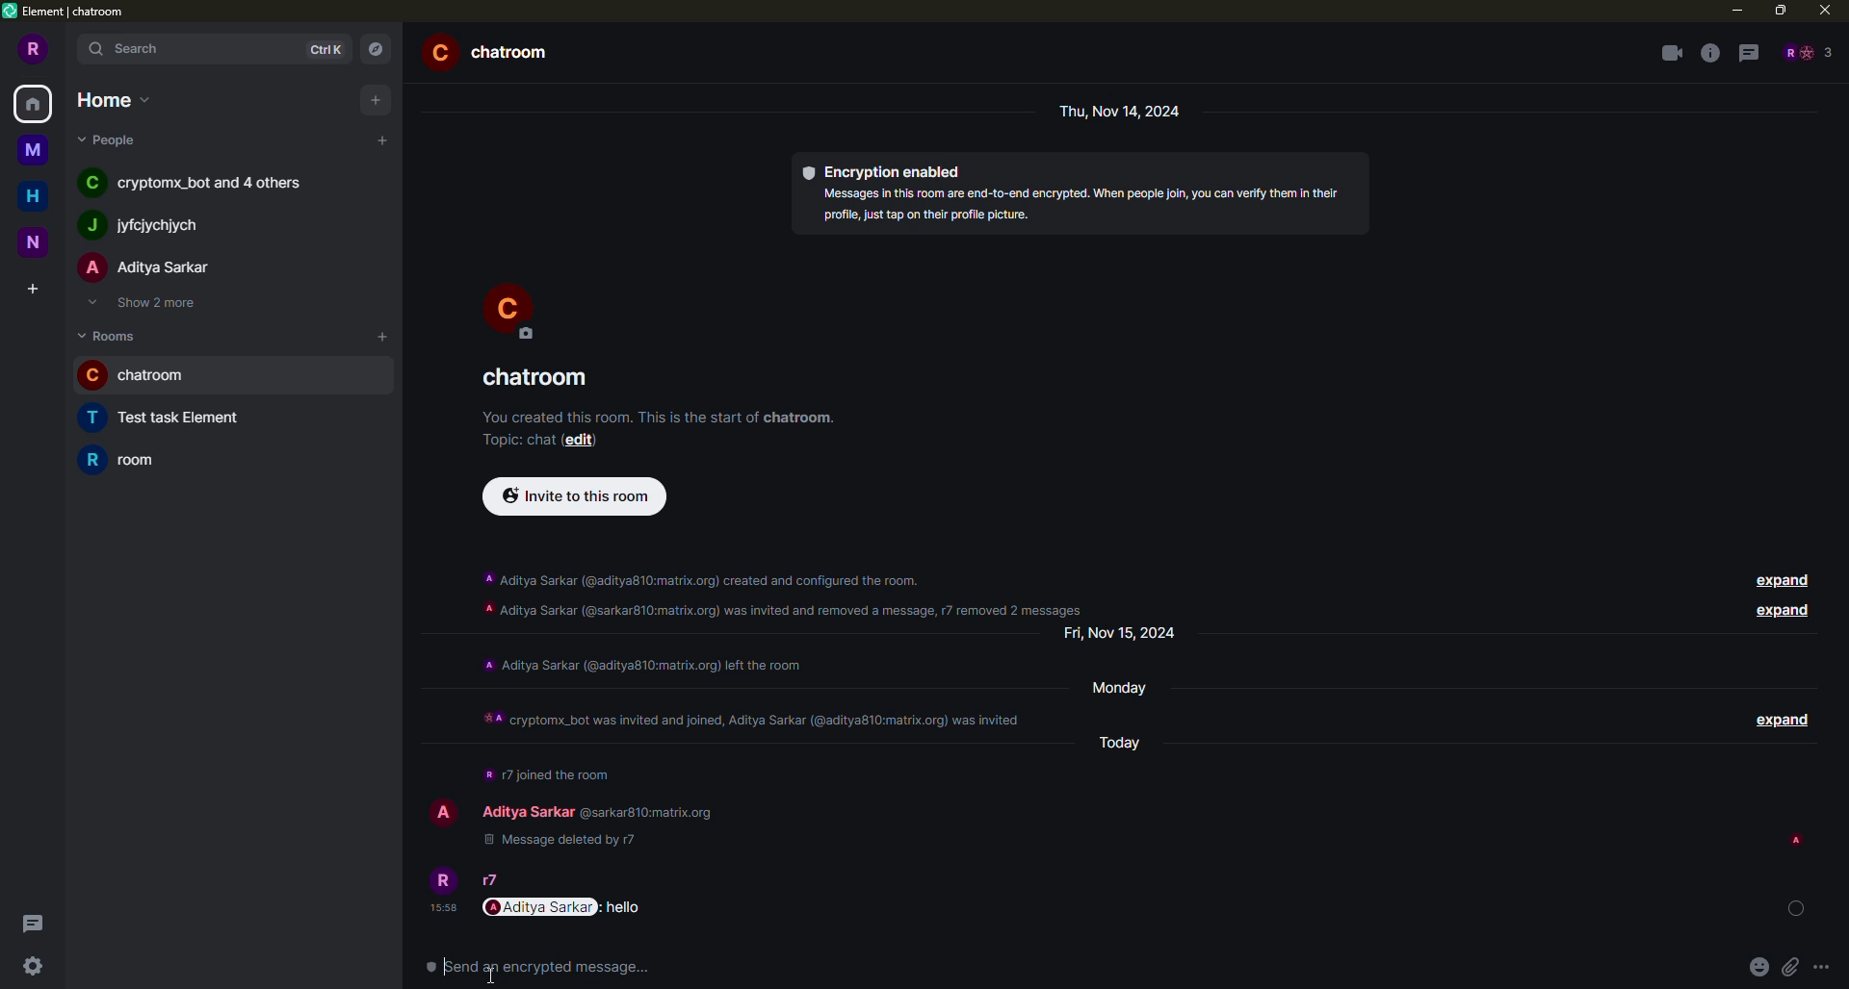  Describe the element at coordinates (539, 967) in the screenshot. I see `send an encrypted message...` at that location.